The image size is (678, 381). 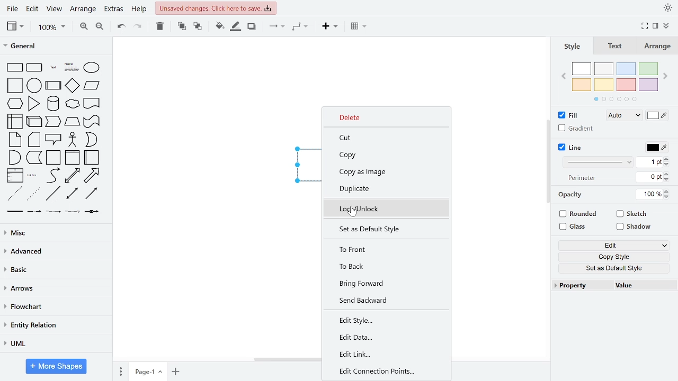 What do you see at coordinates (300, 27) in the screenshot?
I see `waypoints` at bounding box center [300, 27].